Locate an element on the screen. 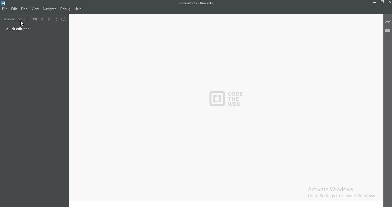 The image size is (392, 207). cursor is located at coordinates (22, 23).